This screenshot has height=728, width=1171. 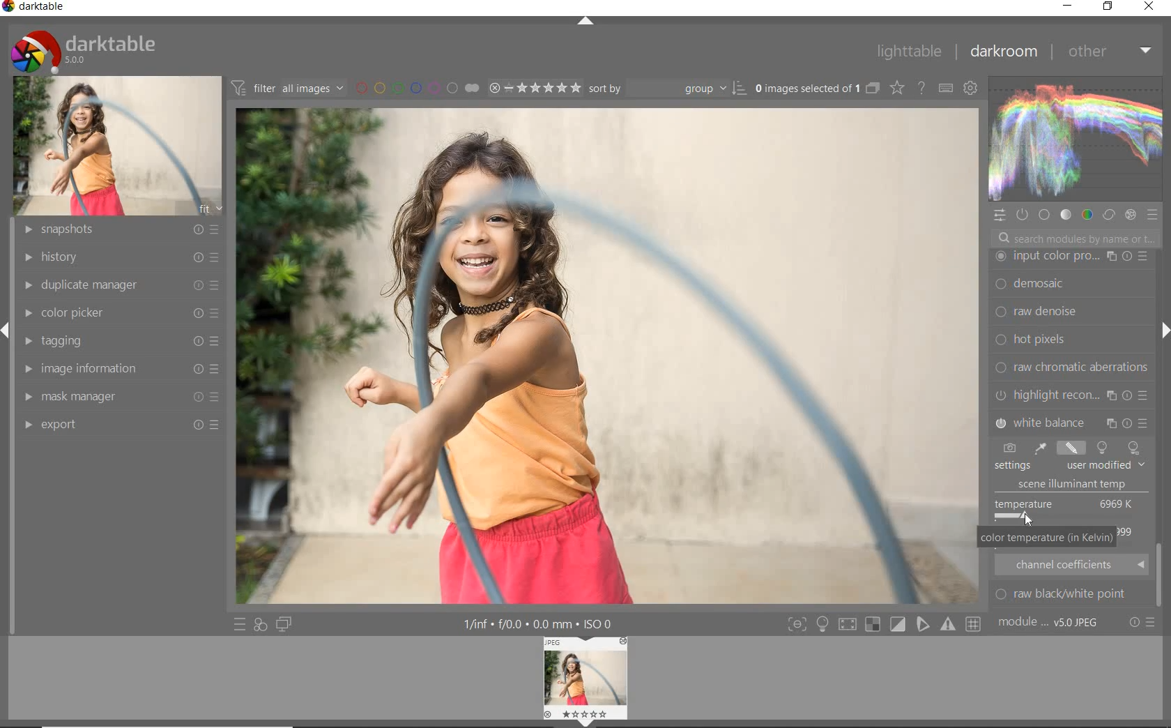 I want to click on enable for online help, so click(x=921, y=88).